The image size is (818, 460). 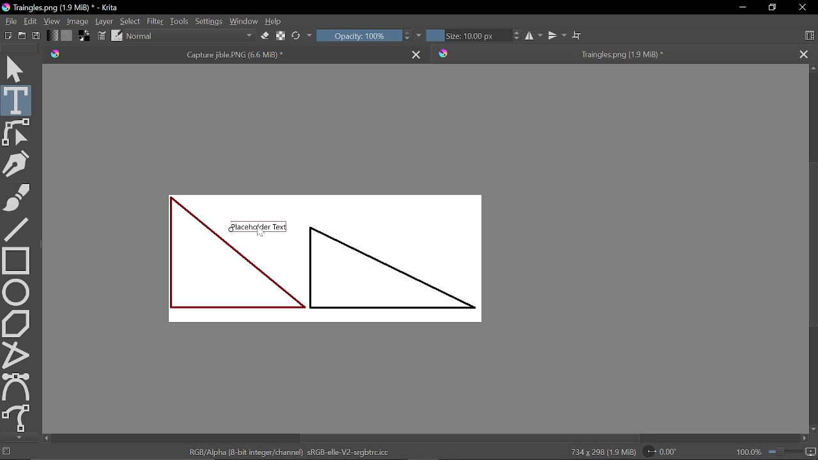 I want to click on Help, so click(x=275, y=20).